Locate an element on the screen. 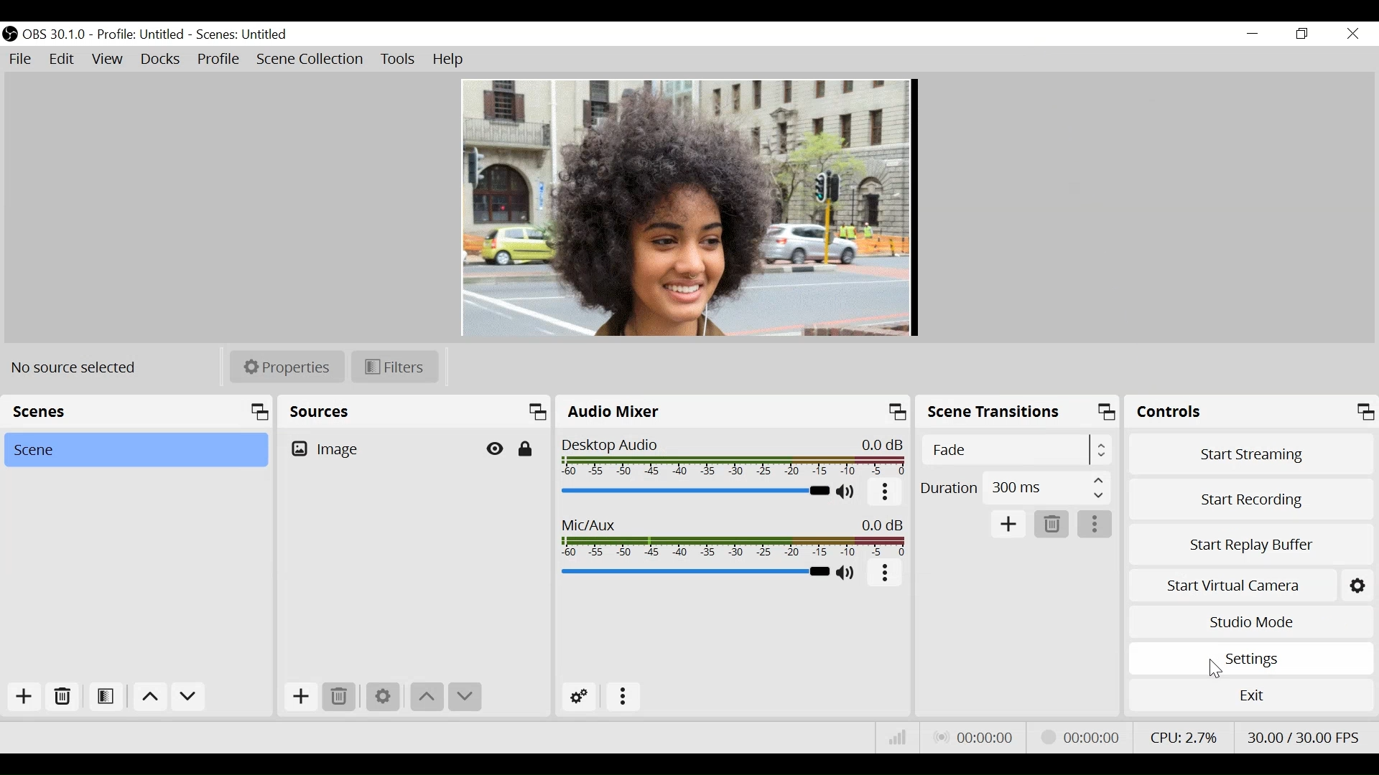  Tools is located at coordinates (398, 59).